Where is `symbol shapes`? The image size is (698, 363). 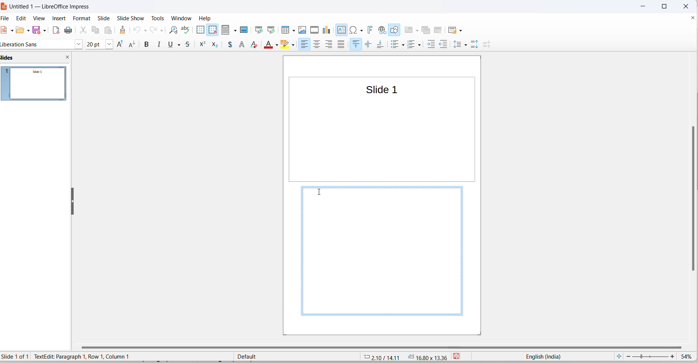
symbol shapes is located at coordinates (174, 45).